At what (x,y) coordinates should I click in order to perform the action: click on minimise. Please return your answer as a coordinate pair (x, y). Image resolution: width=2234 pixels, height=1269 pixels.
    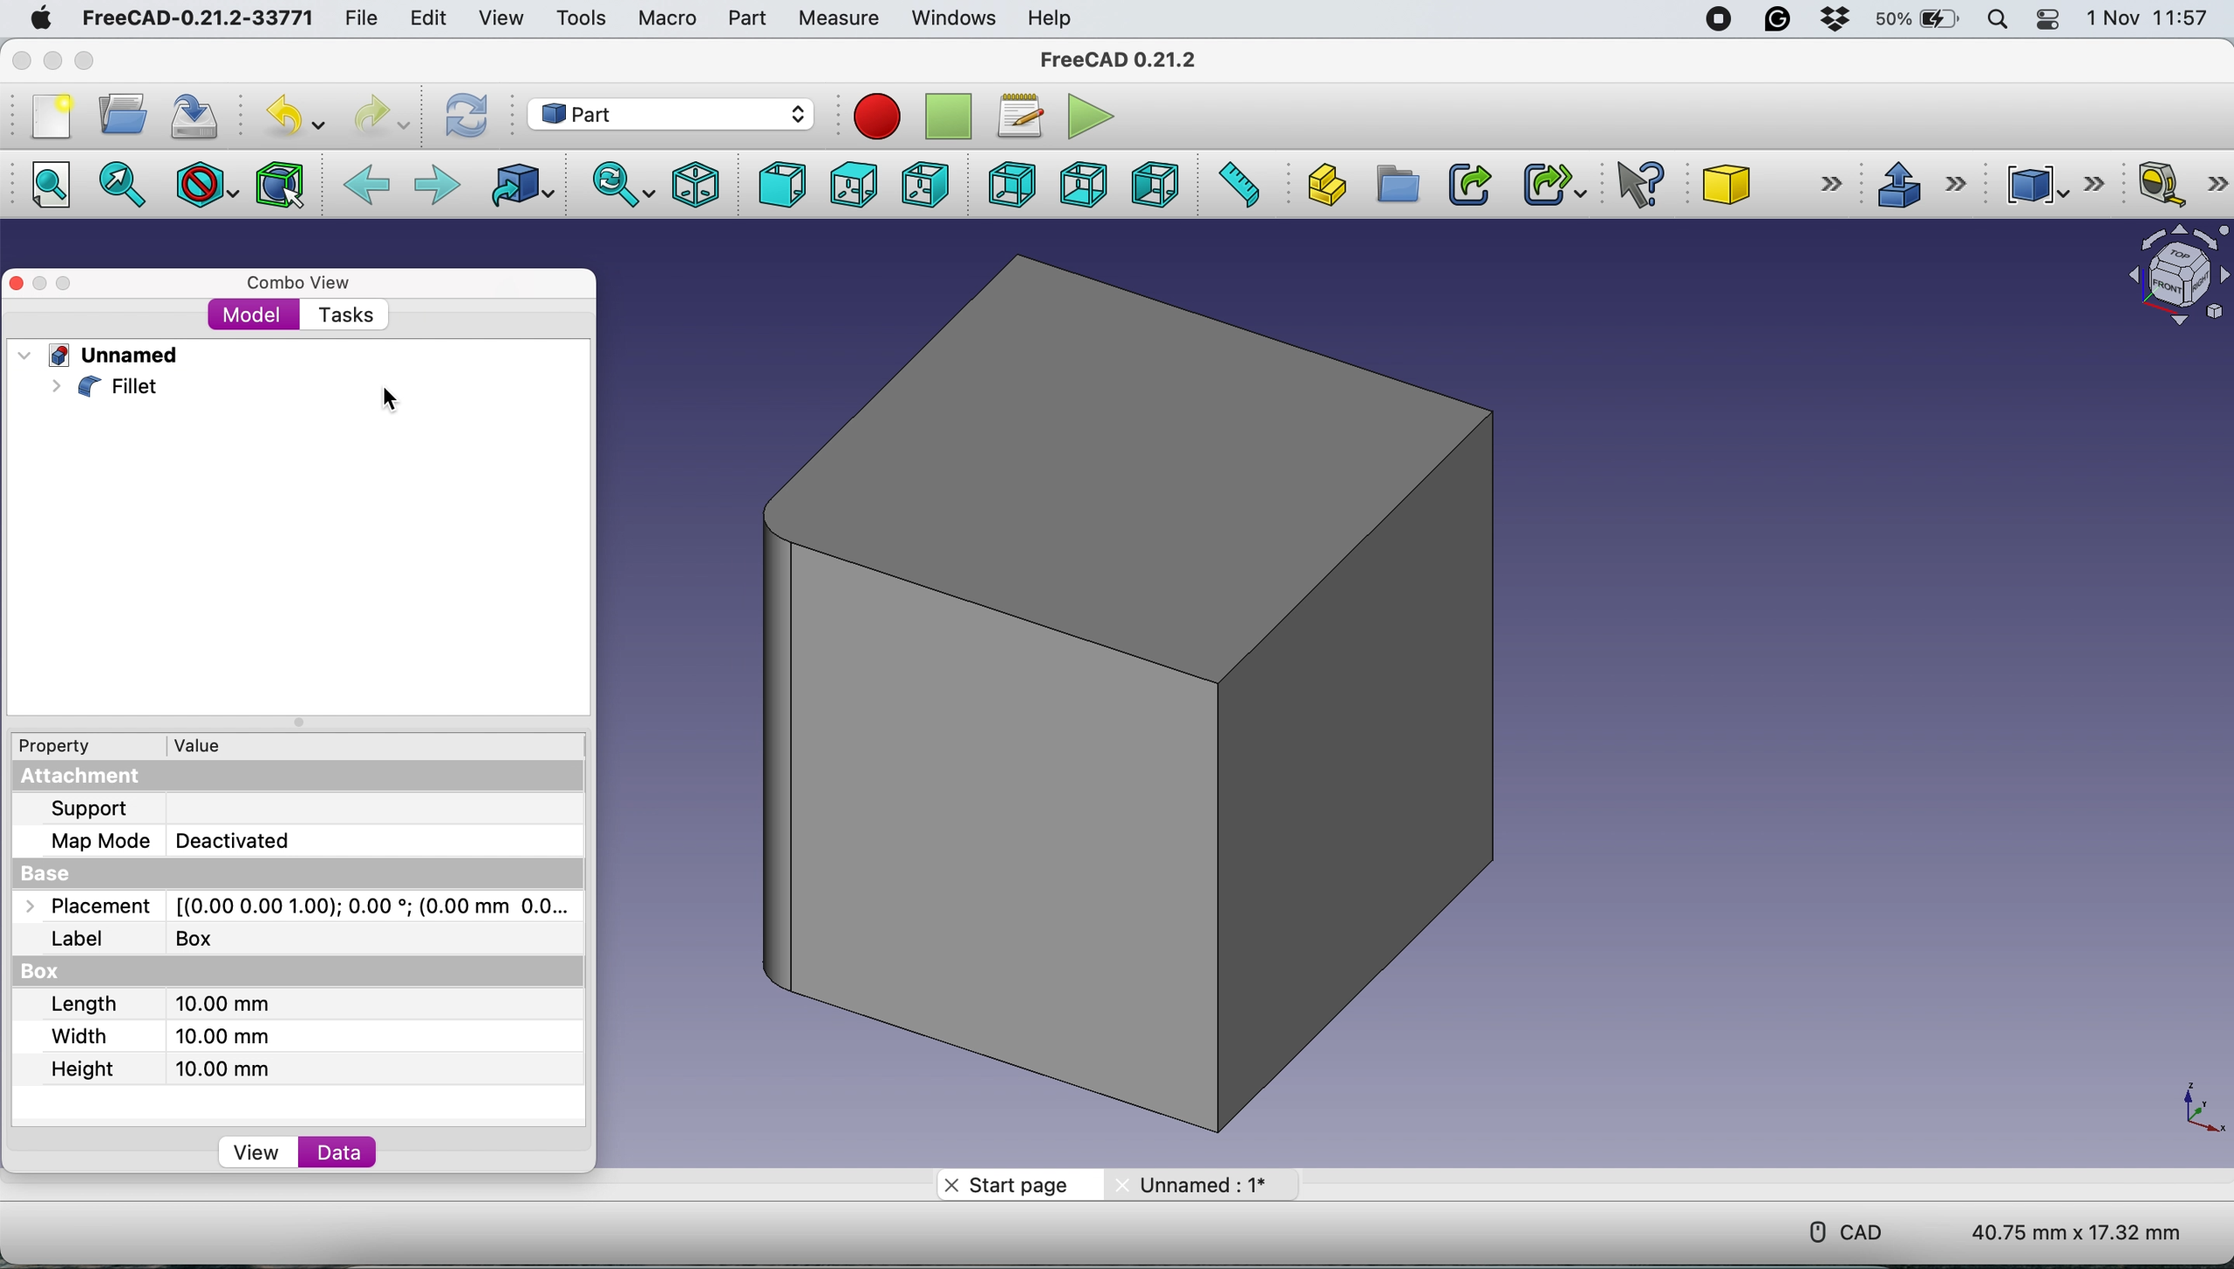
    Looking at the image, I should click on (53, 62).